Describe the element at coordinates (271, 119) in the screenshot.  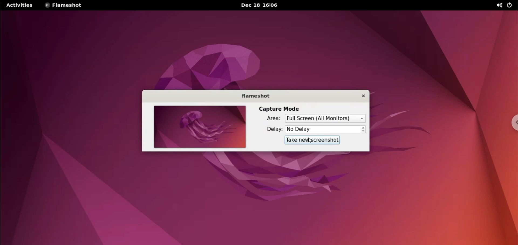
I see `area label` at that location.